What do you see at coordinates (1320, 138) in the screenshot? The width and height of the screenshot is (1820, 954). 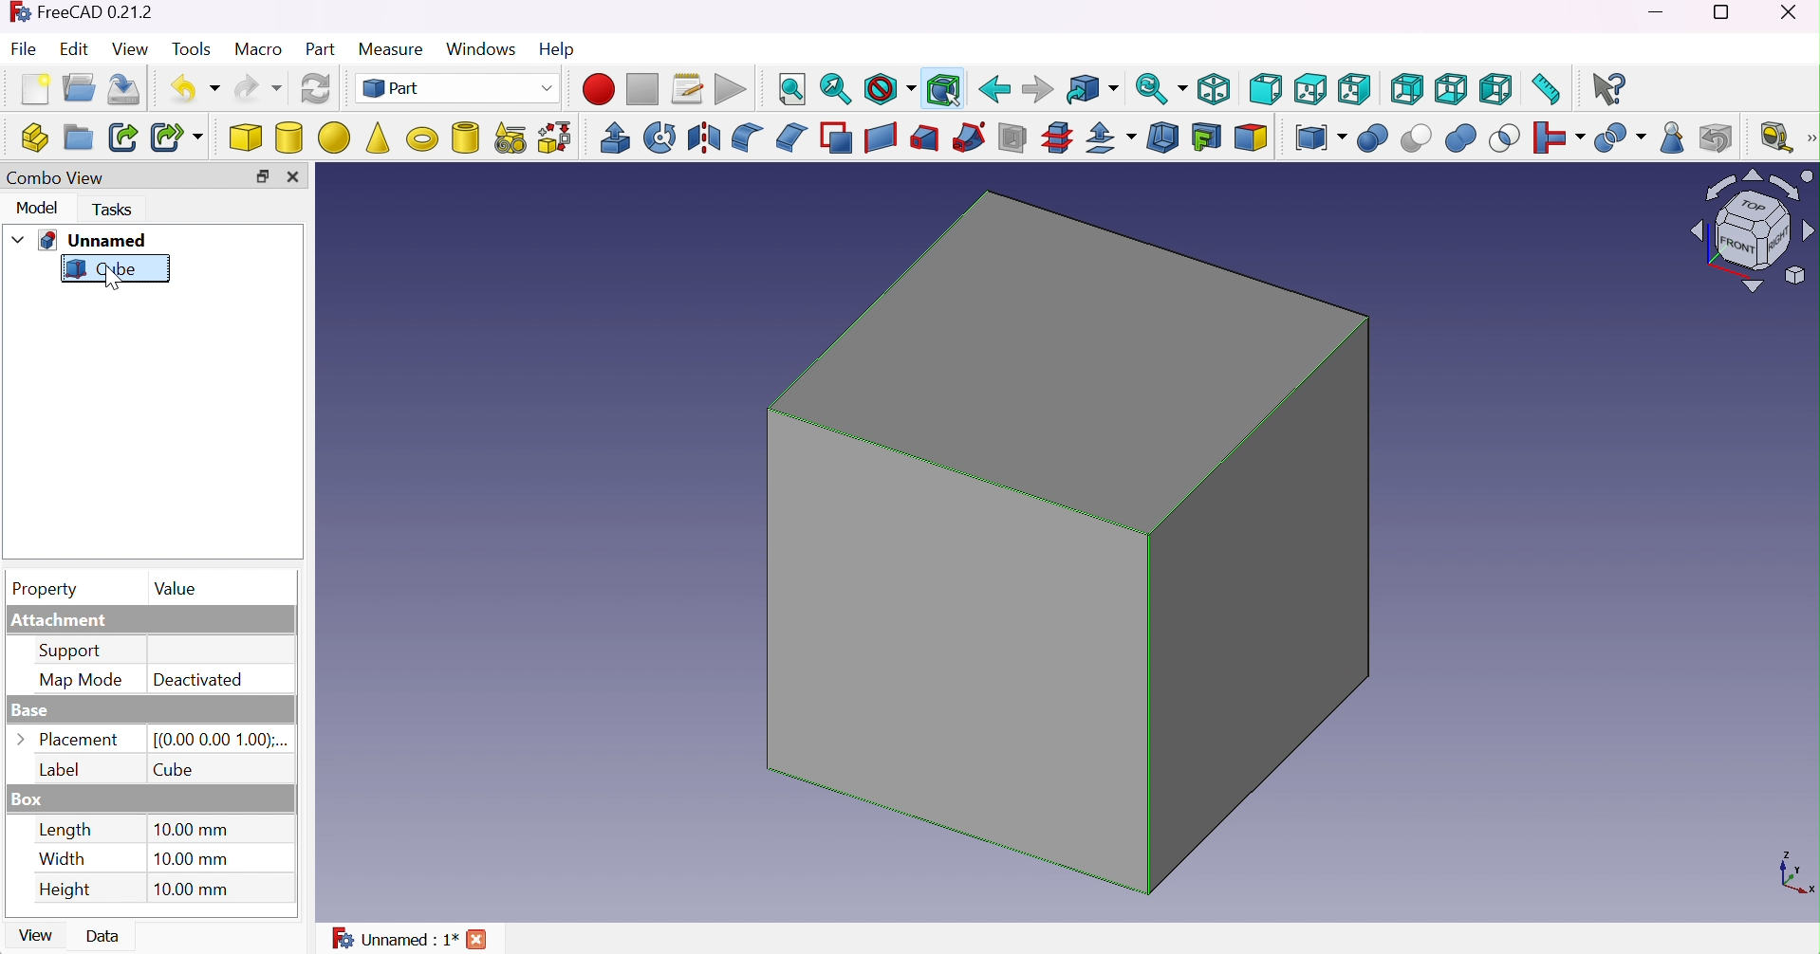 I see `Compound tools` at bounding box center [1320, 138].